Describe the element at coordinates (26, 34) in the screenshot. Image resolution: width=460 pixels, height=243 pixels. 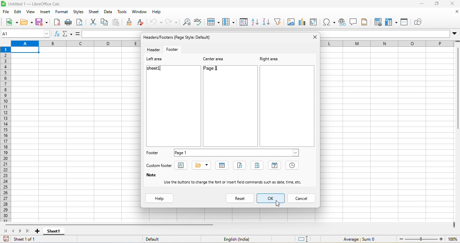
I see `name box` at that location.